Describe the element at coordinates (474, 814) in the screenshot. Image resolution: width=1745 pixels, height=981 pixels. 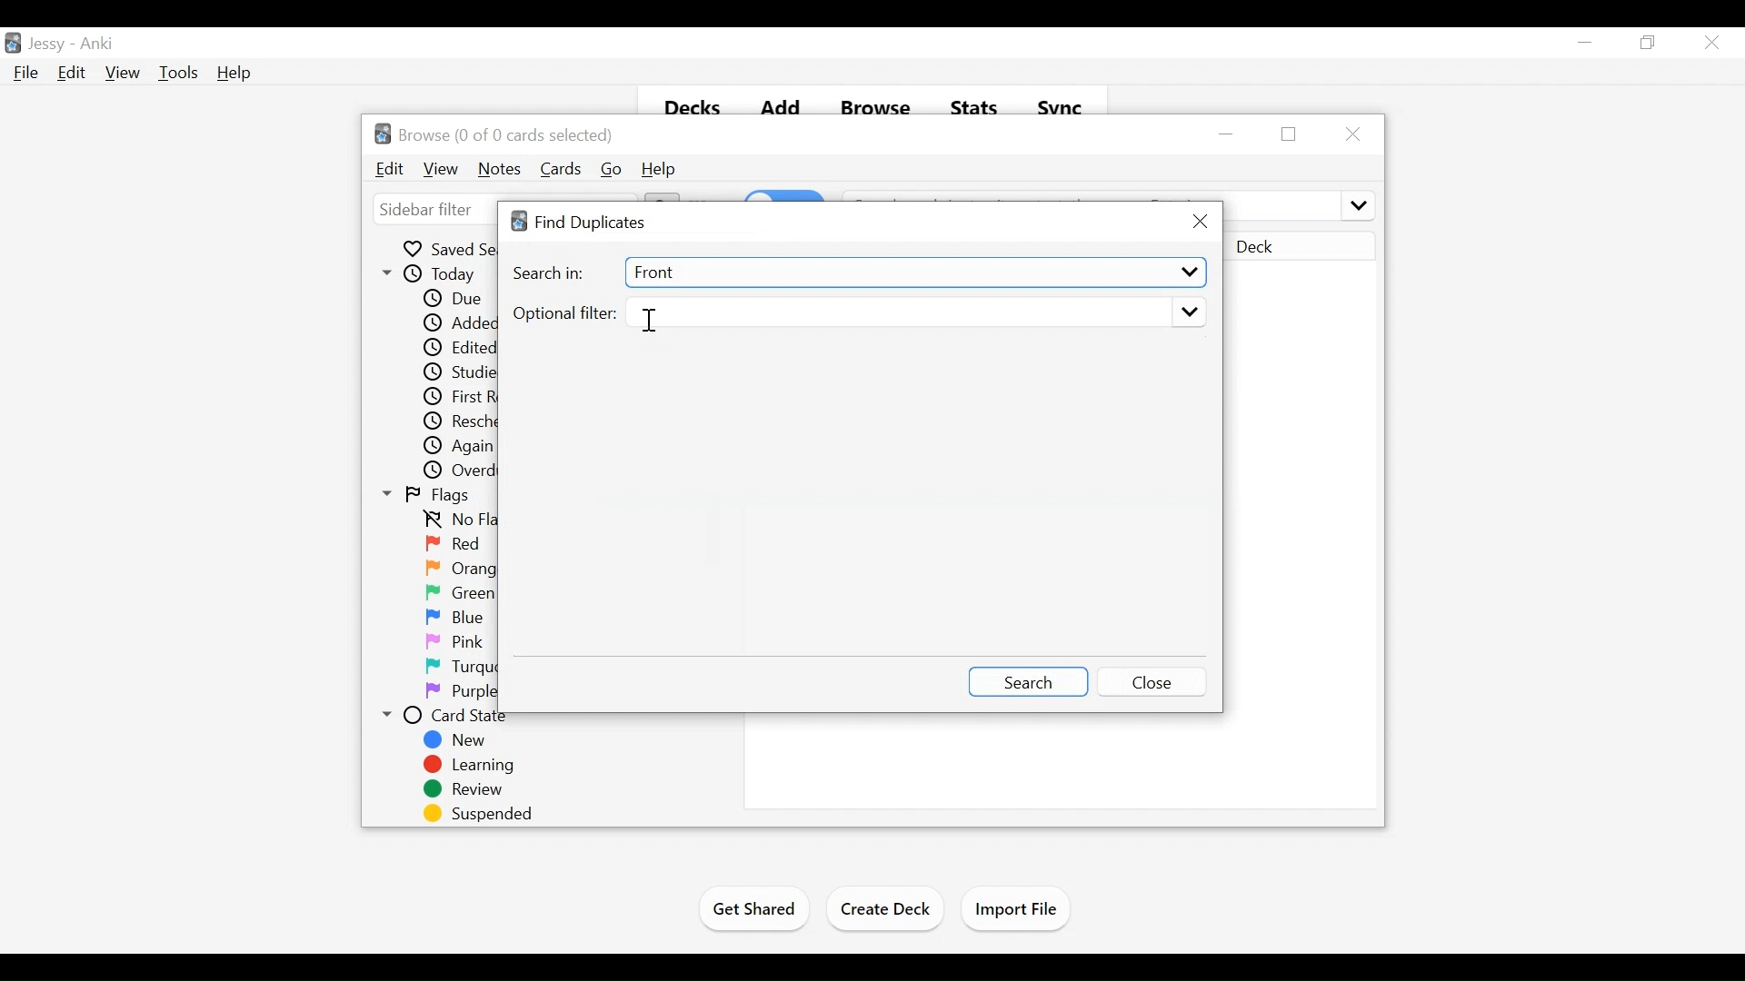
I see `Suspended` at that location.